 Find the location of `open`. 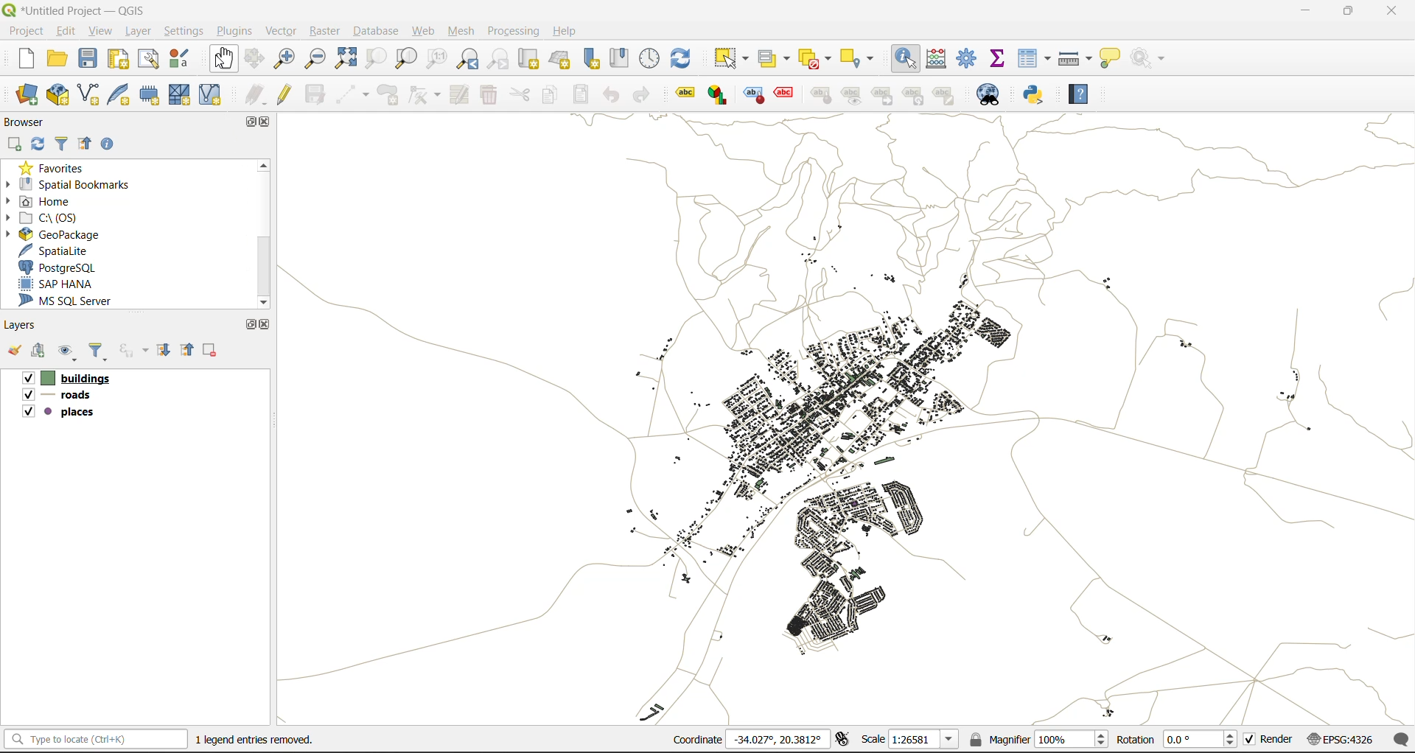

open is located at coordinates (57, 59).